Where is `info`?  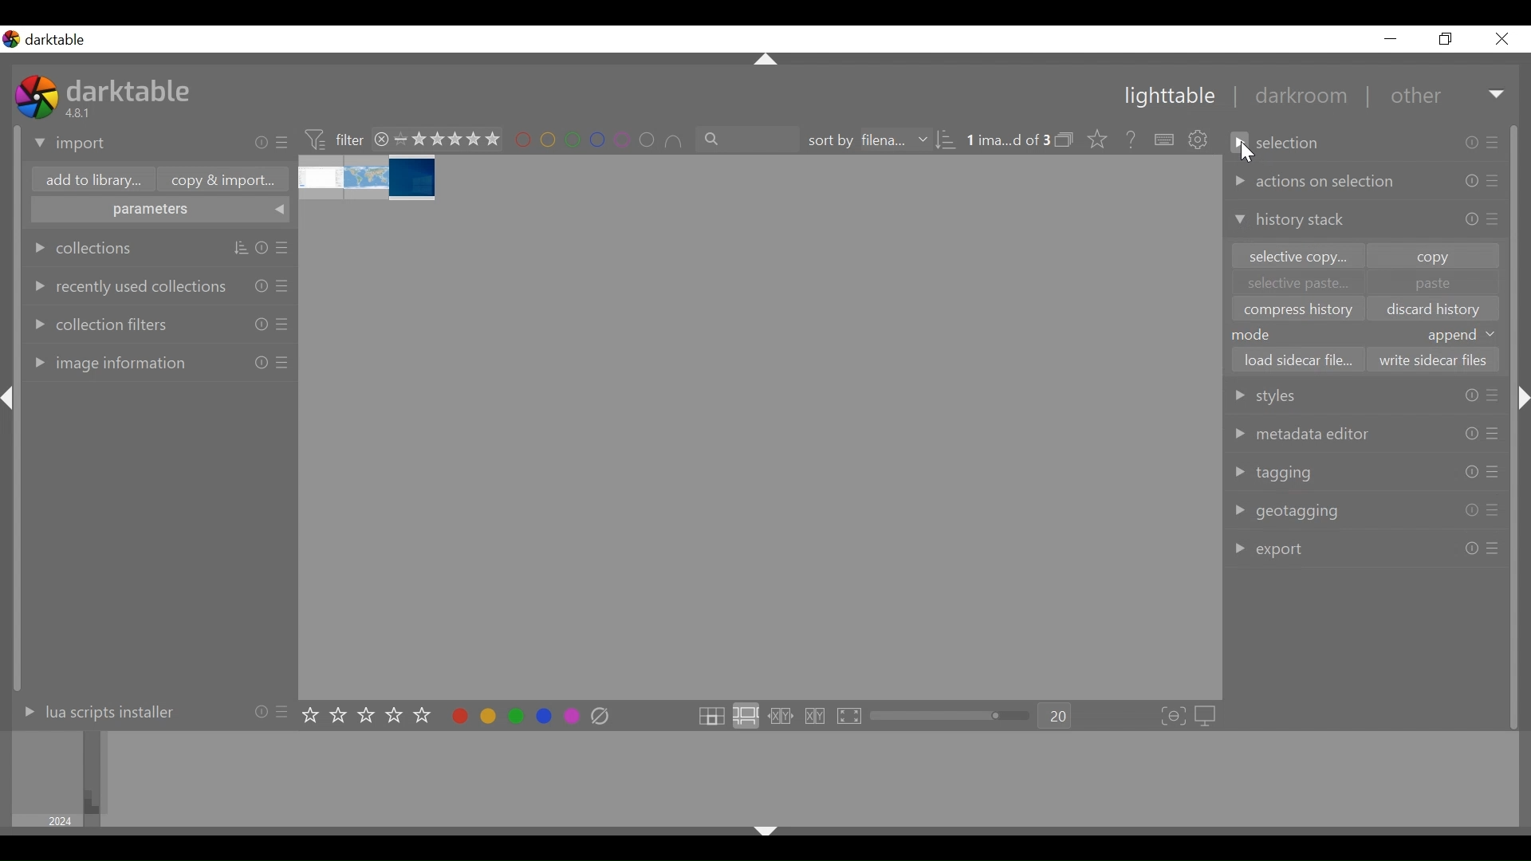 info is located at coordinates (1470, 219).